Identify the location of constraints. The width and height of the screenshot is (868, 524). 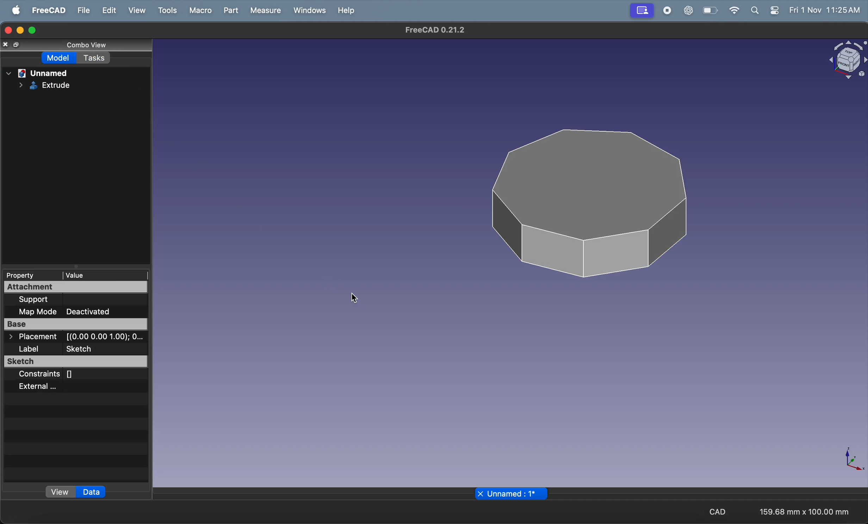
(60, 373).